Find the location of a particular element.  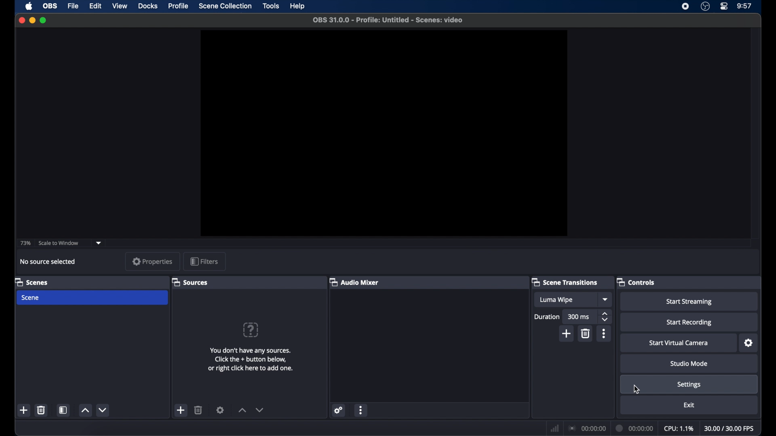

tools is located at coordinates (271, 6).